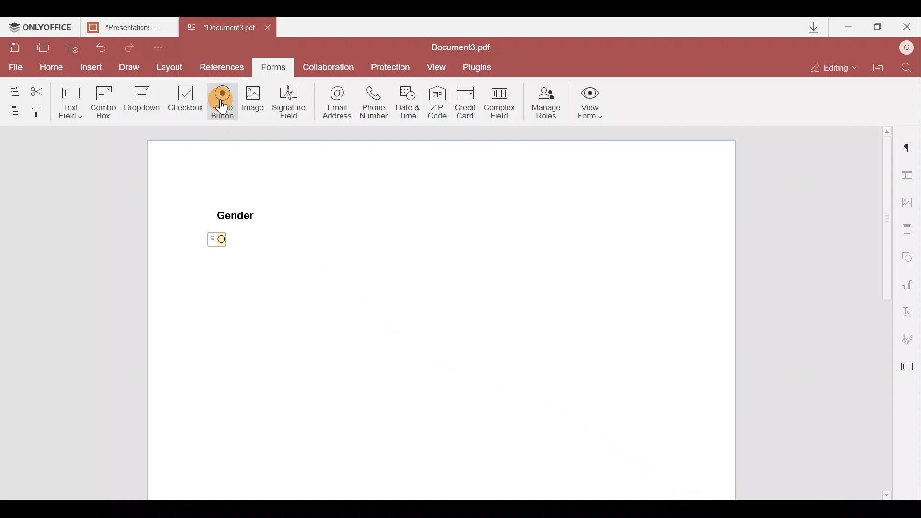  What do you see at coordinates (808, 26) in the screenshot?
I see `Downloads` at bounding box center [808, 26].